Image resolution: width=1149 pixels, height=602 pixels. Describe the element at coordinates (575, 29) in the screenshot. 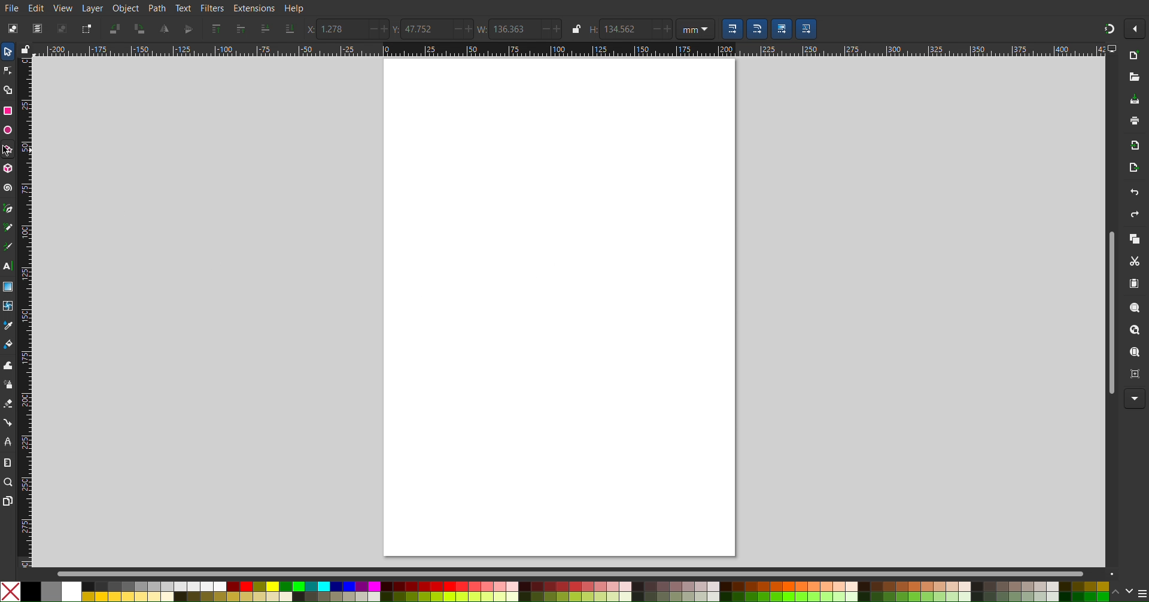

I see `lock` at that location.